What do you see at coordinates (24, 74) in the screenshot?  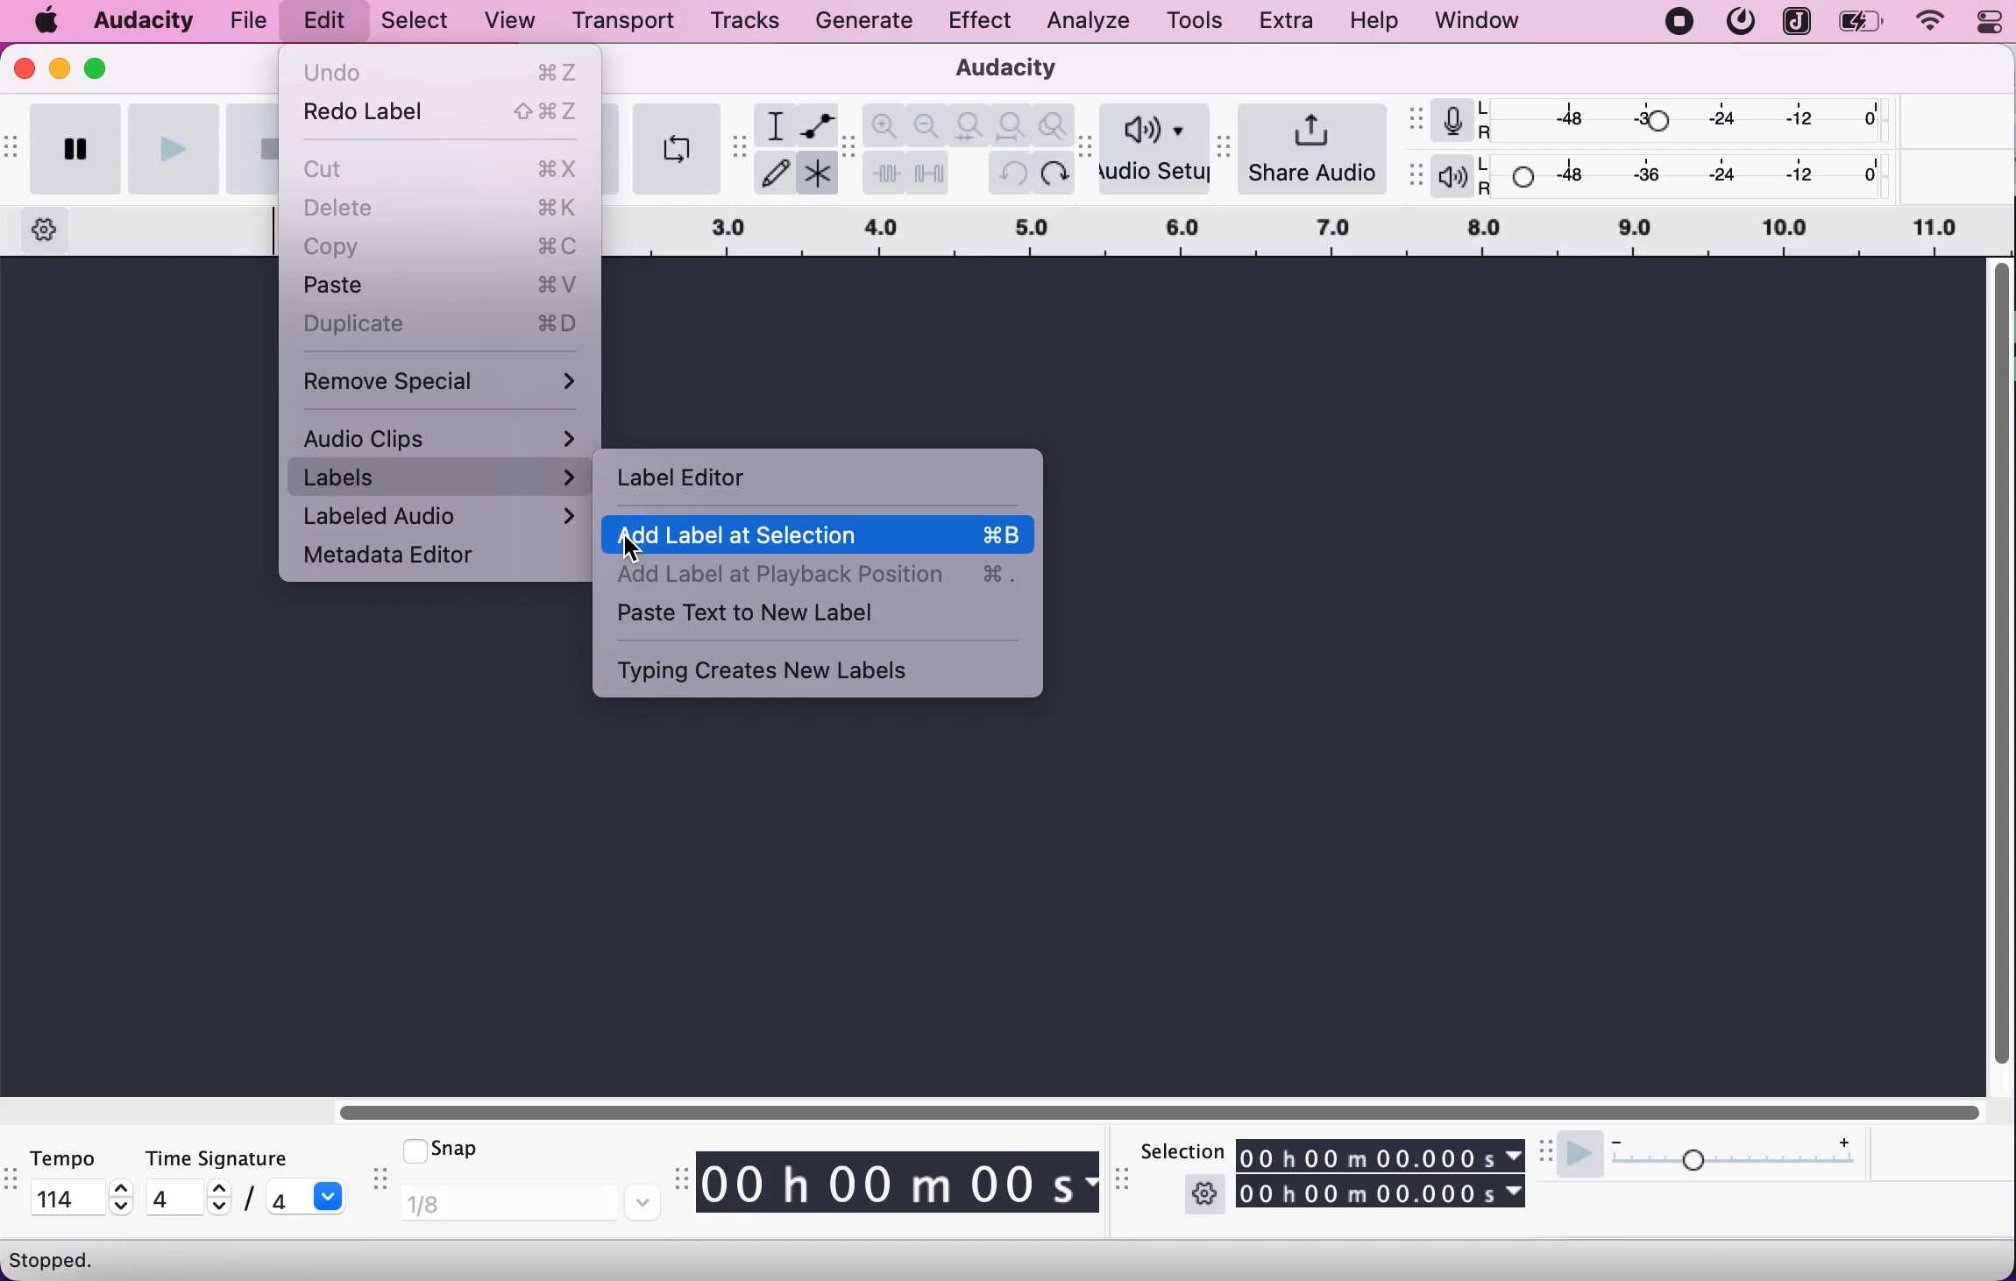 I see `close` at bounding box center [24, 74].